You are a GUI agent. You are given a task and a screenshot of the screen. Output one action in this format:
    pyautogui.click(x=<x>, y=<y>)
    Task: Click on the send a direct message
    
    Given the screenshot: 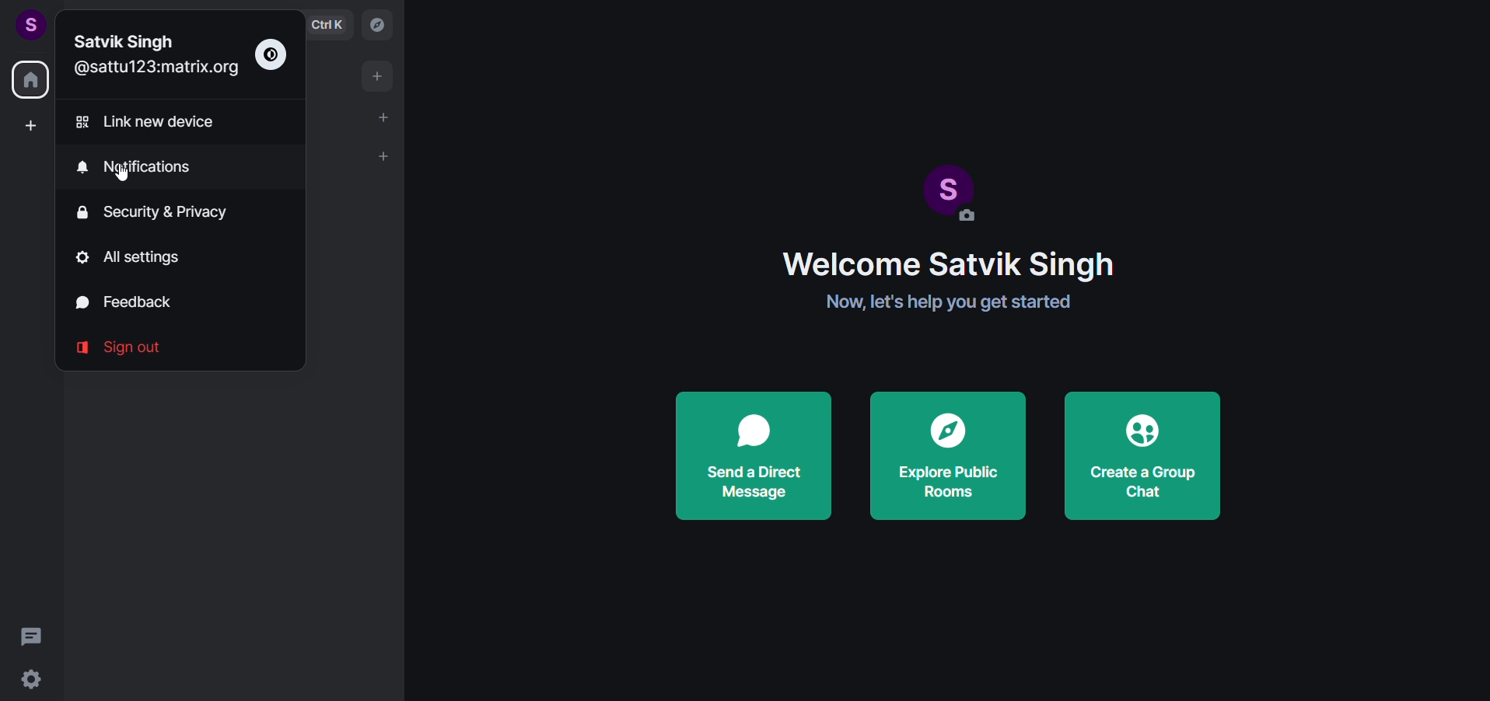 What is the action you would take?
    pyautogui.click(x=749, y=460)
    